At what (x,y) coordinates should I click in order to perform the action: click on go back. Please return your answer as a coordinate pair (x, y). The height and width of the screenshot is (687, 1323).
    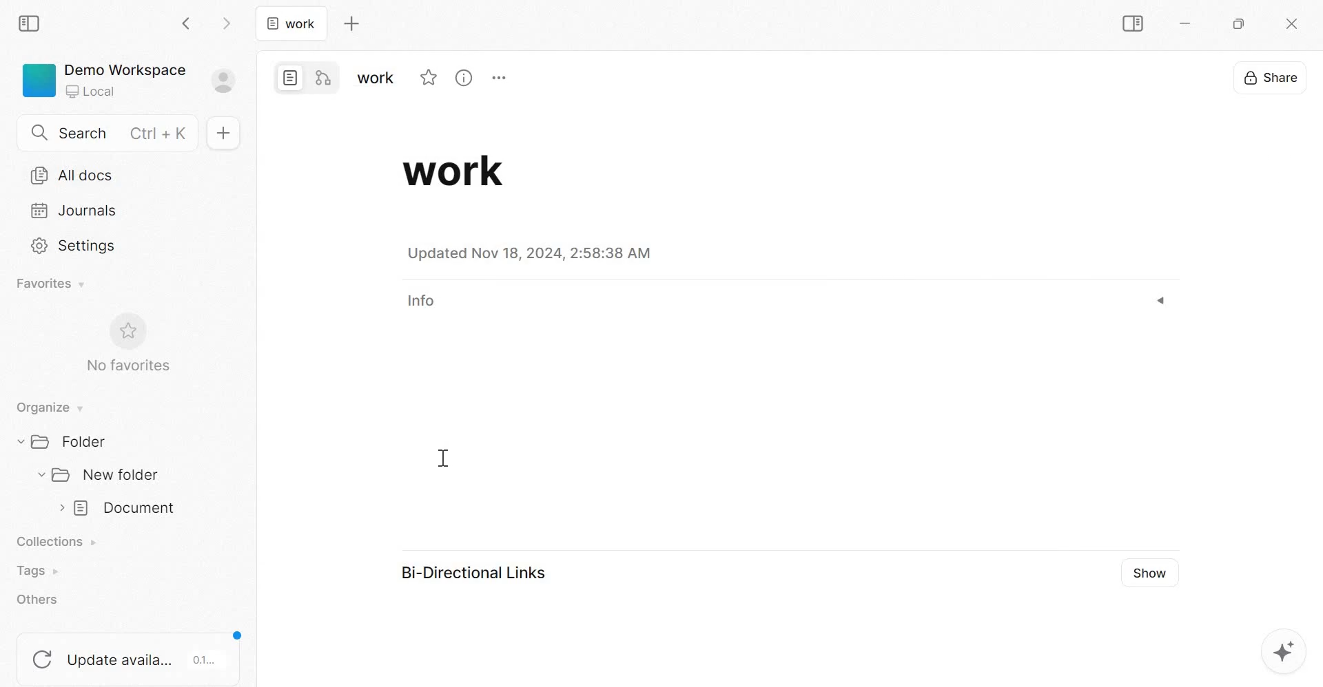
    Looking at the image, I should click on (187, 22).